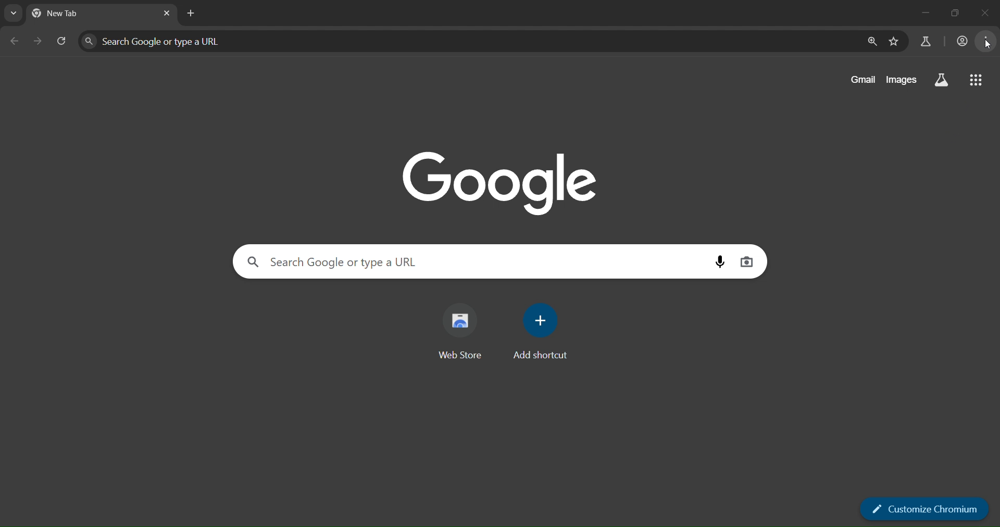  I want to click on voice search , so click(717, 261).